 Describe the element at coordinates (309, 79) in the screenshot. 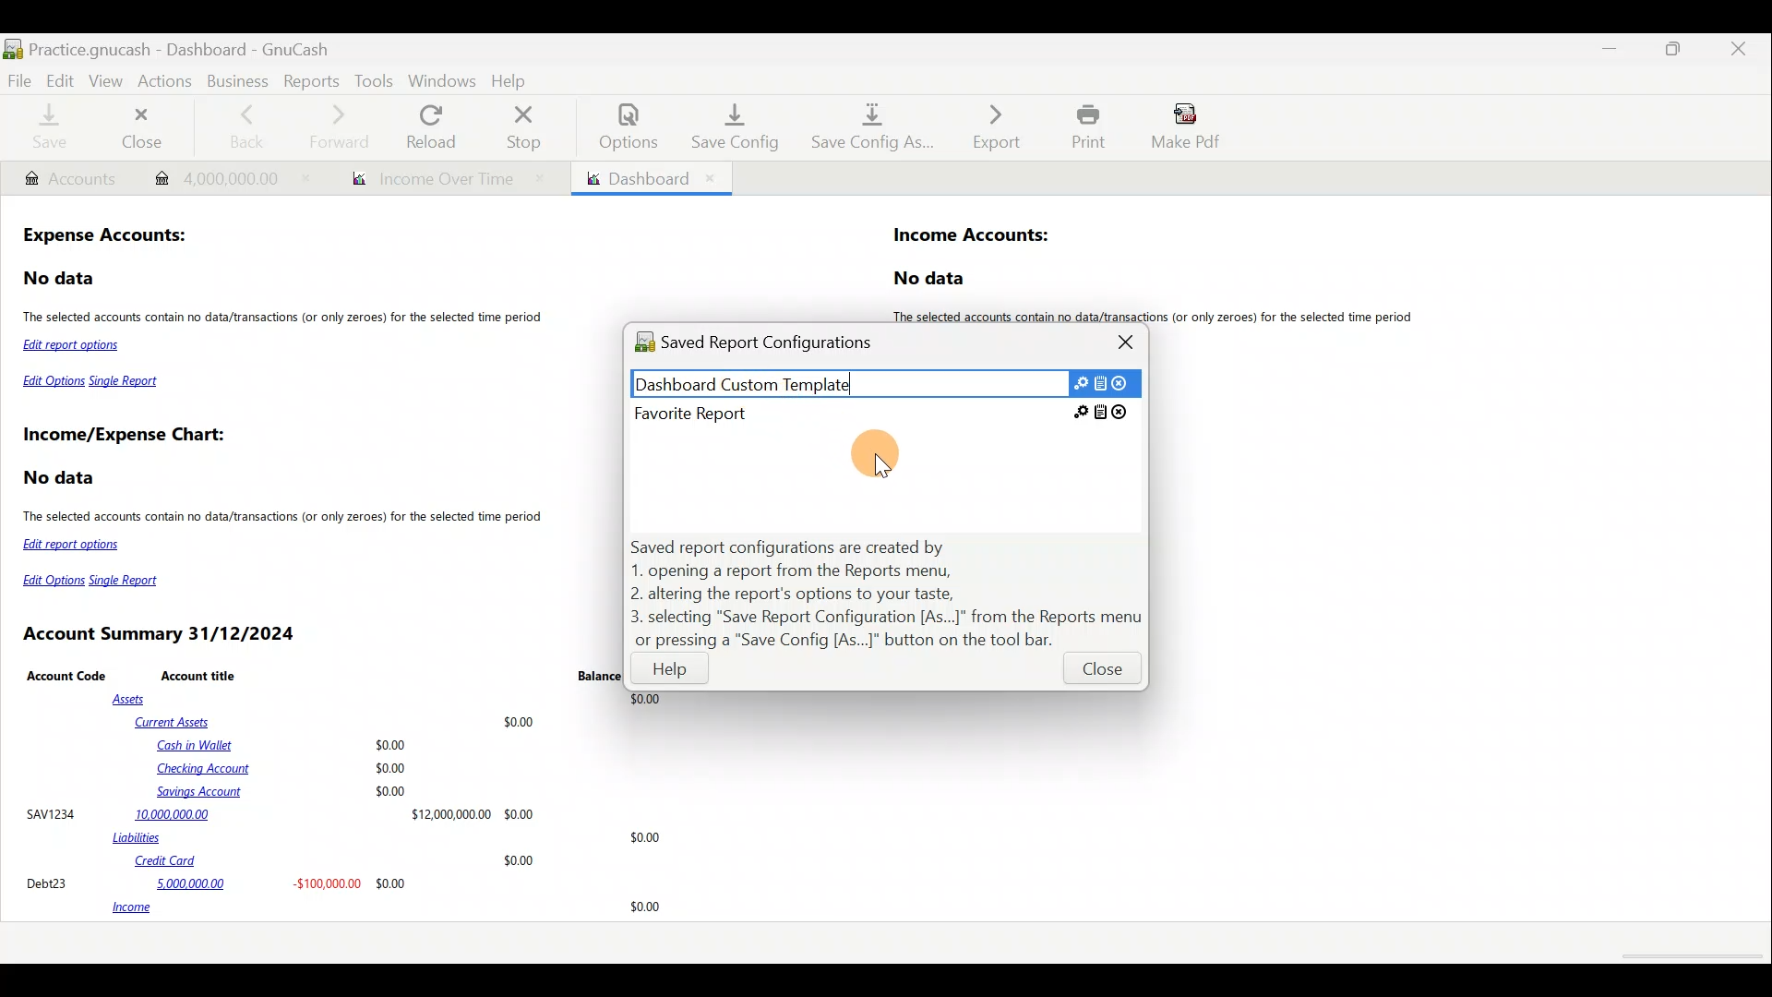

I see `Reports` at that location.